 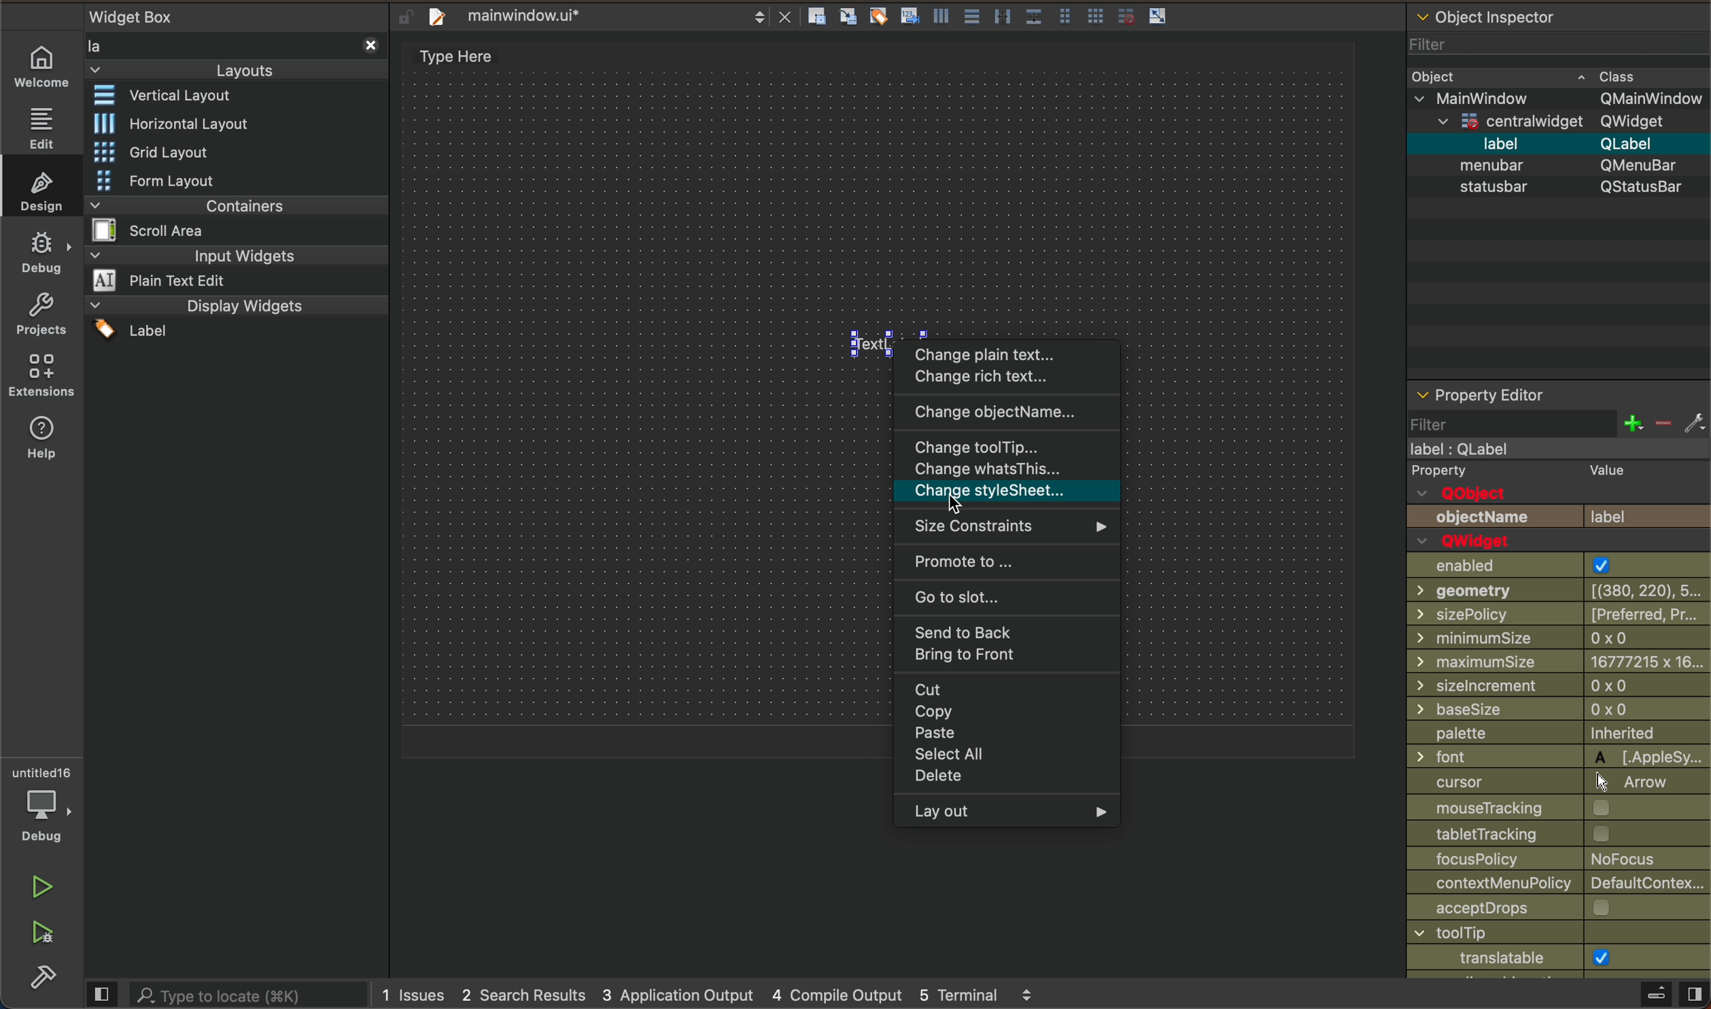 What do you see at coordinates (1555, 422) in the screenshot?
I see `filter section` at bounding box center [1555, 422].